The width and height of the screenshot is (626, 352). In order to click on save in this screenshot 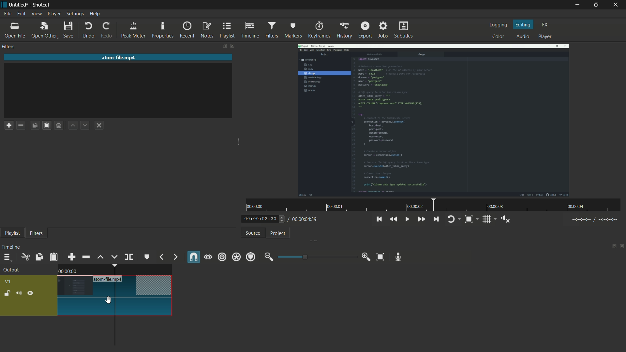, I will do `click(69, 30)`.